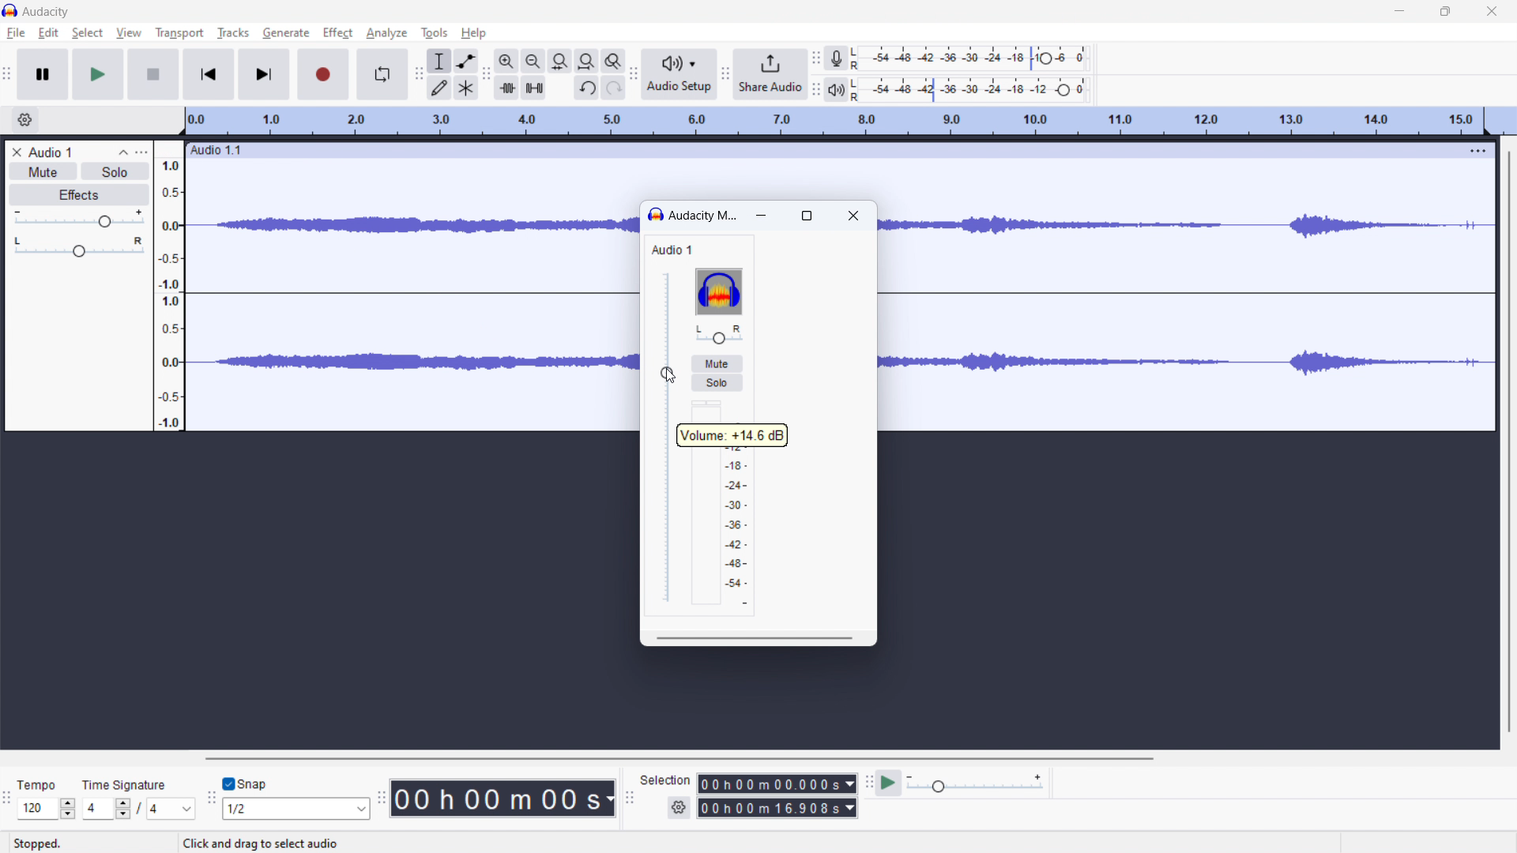  Describe the element at coordinates (665, 783) in the screenshot. I see `selection` at that location.